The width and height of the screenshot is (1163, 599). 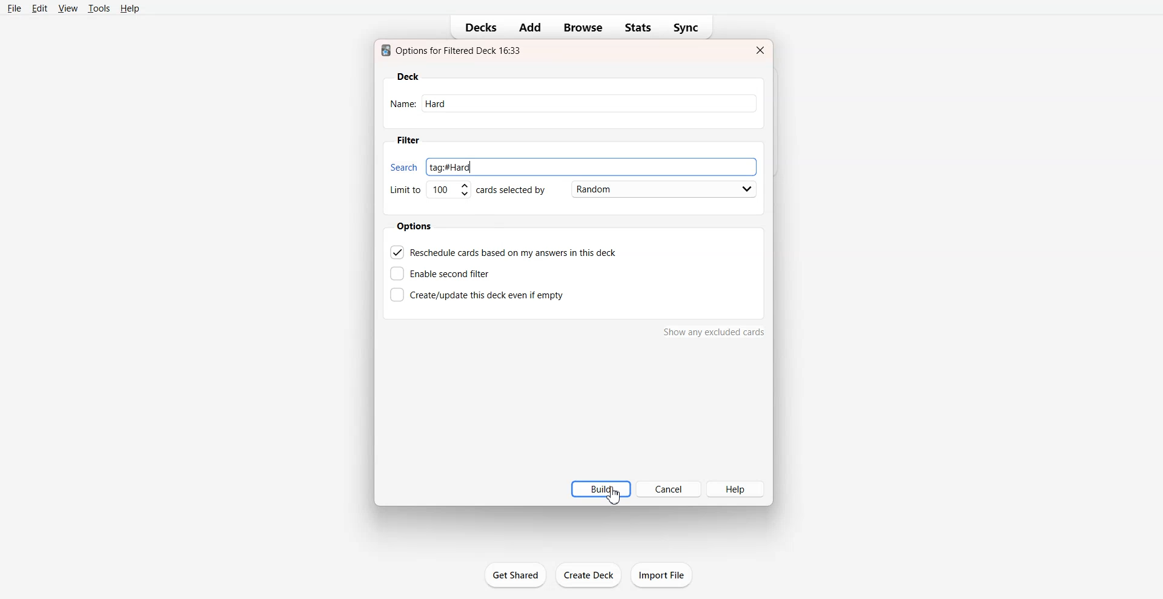 I want to click on Enable second filter, so click(x=444, y=273).